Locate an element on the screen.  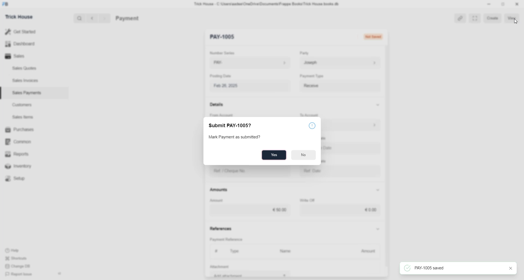
Payment Type is located at coordinates (312, 76).